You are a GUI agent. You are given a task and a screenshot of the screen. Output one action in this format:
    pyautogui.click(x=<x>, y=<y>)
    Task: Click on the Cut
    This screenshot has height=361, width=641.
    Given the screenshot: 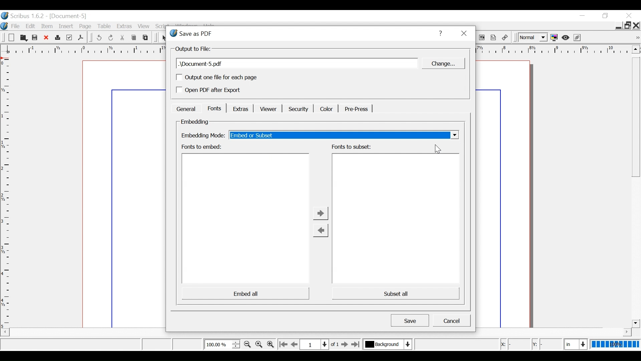 What is the action you would take?
    pyautogui.click(x=123, y=38)
    